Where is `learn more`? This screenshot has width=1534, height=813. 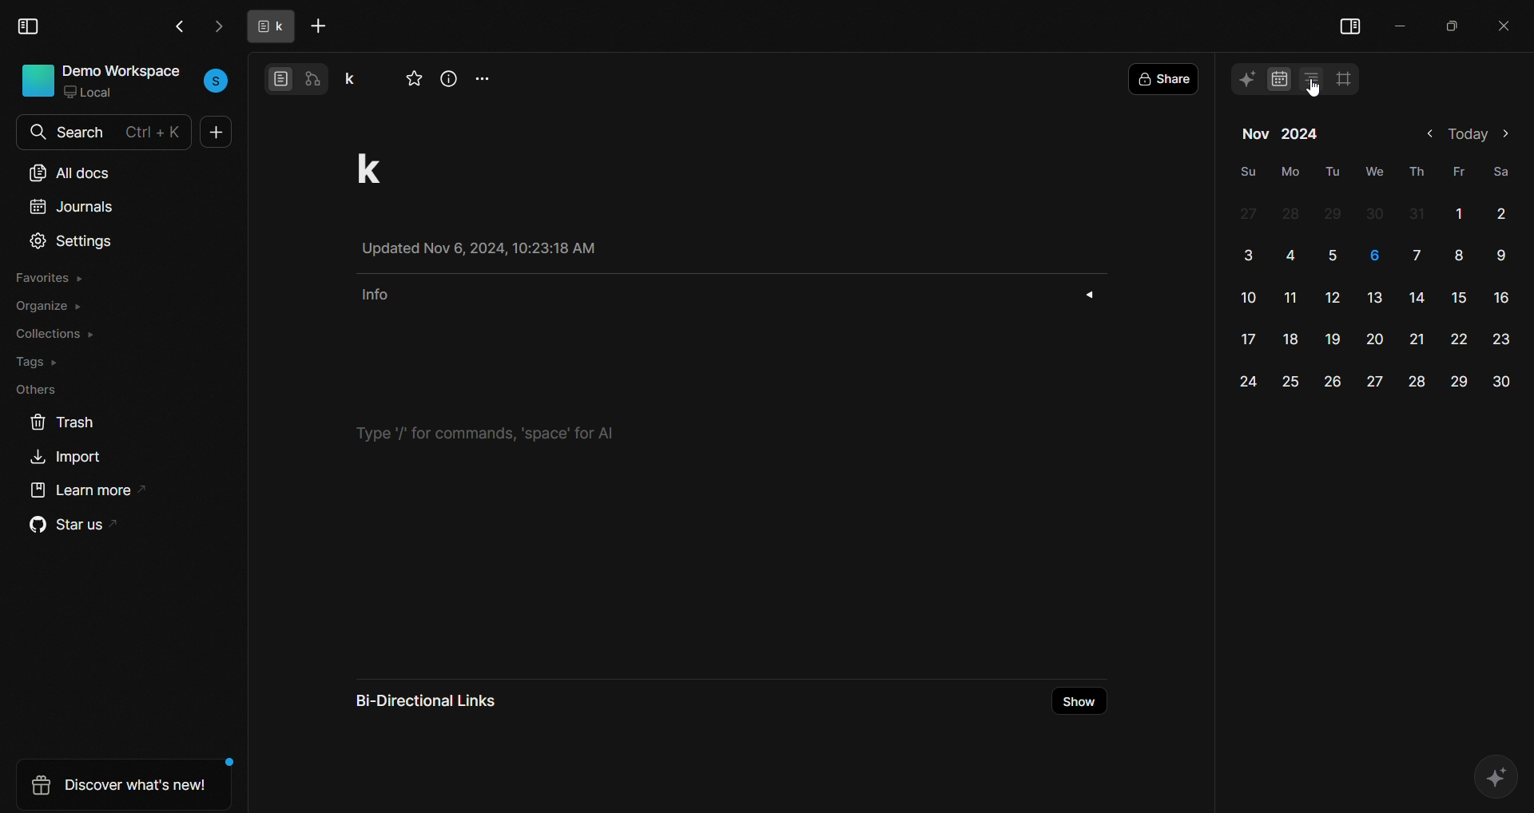 learn more is located at coordinates (83, 495).